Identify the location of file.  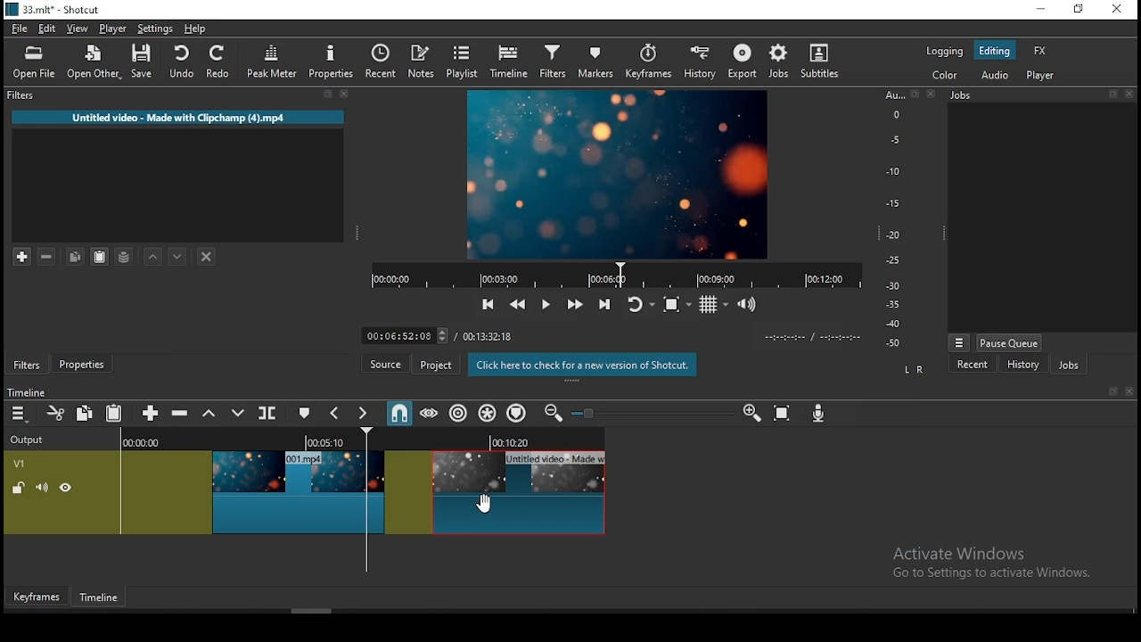
(21, 29).